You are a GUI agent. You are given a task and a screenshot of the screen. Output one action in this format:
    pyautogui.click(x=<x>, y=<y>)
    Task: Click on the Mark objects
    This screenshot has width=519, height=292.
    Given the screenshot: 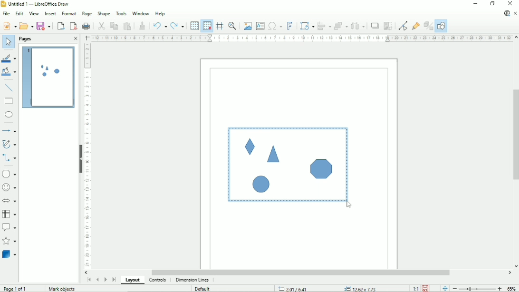 What is the action you would take?
    pyautogui.click(x=61, y=289)
    